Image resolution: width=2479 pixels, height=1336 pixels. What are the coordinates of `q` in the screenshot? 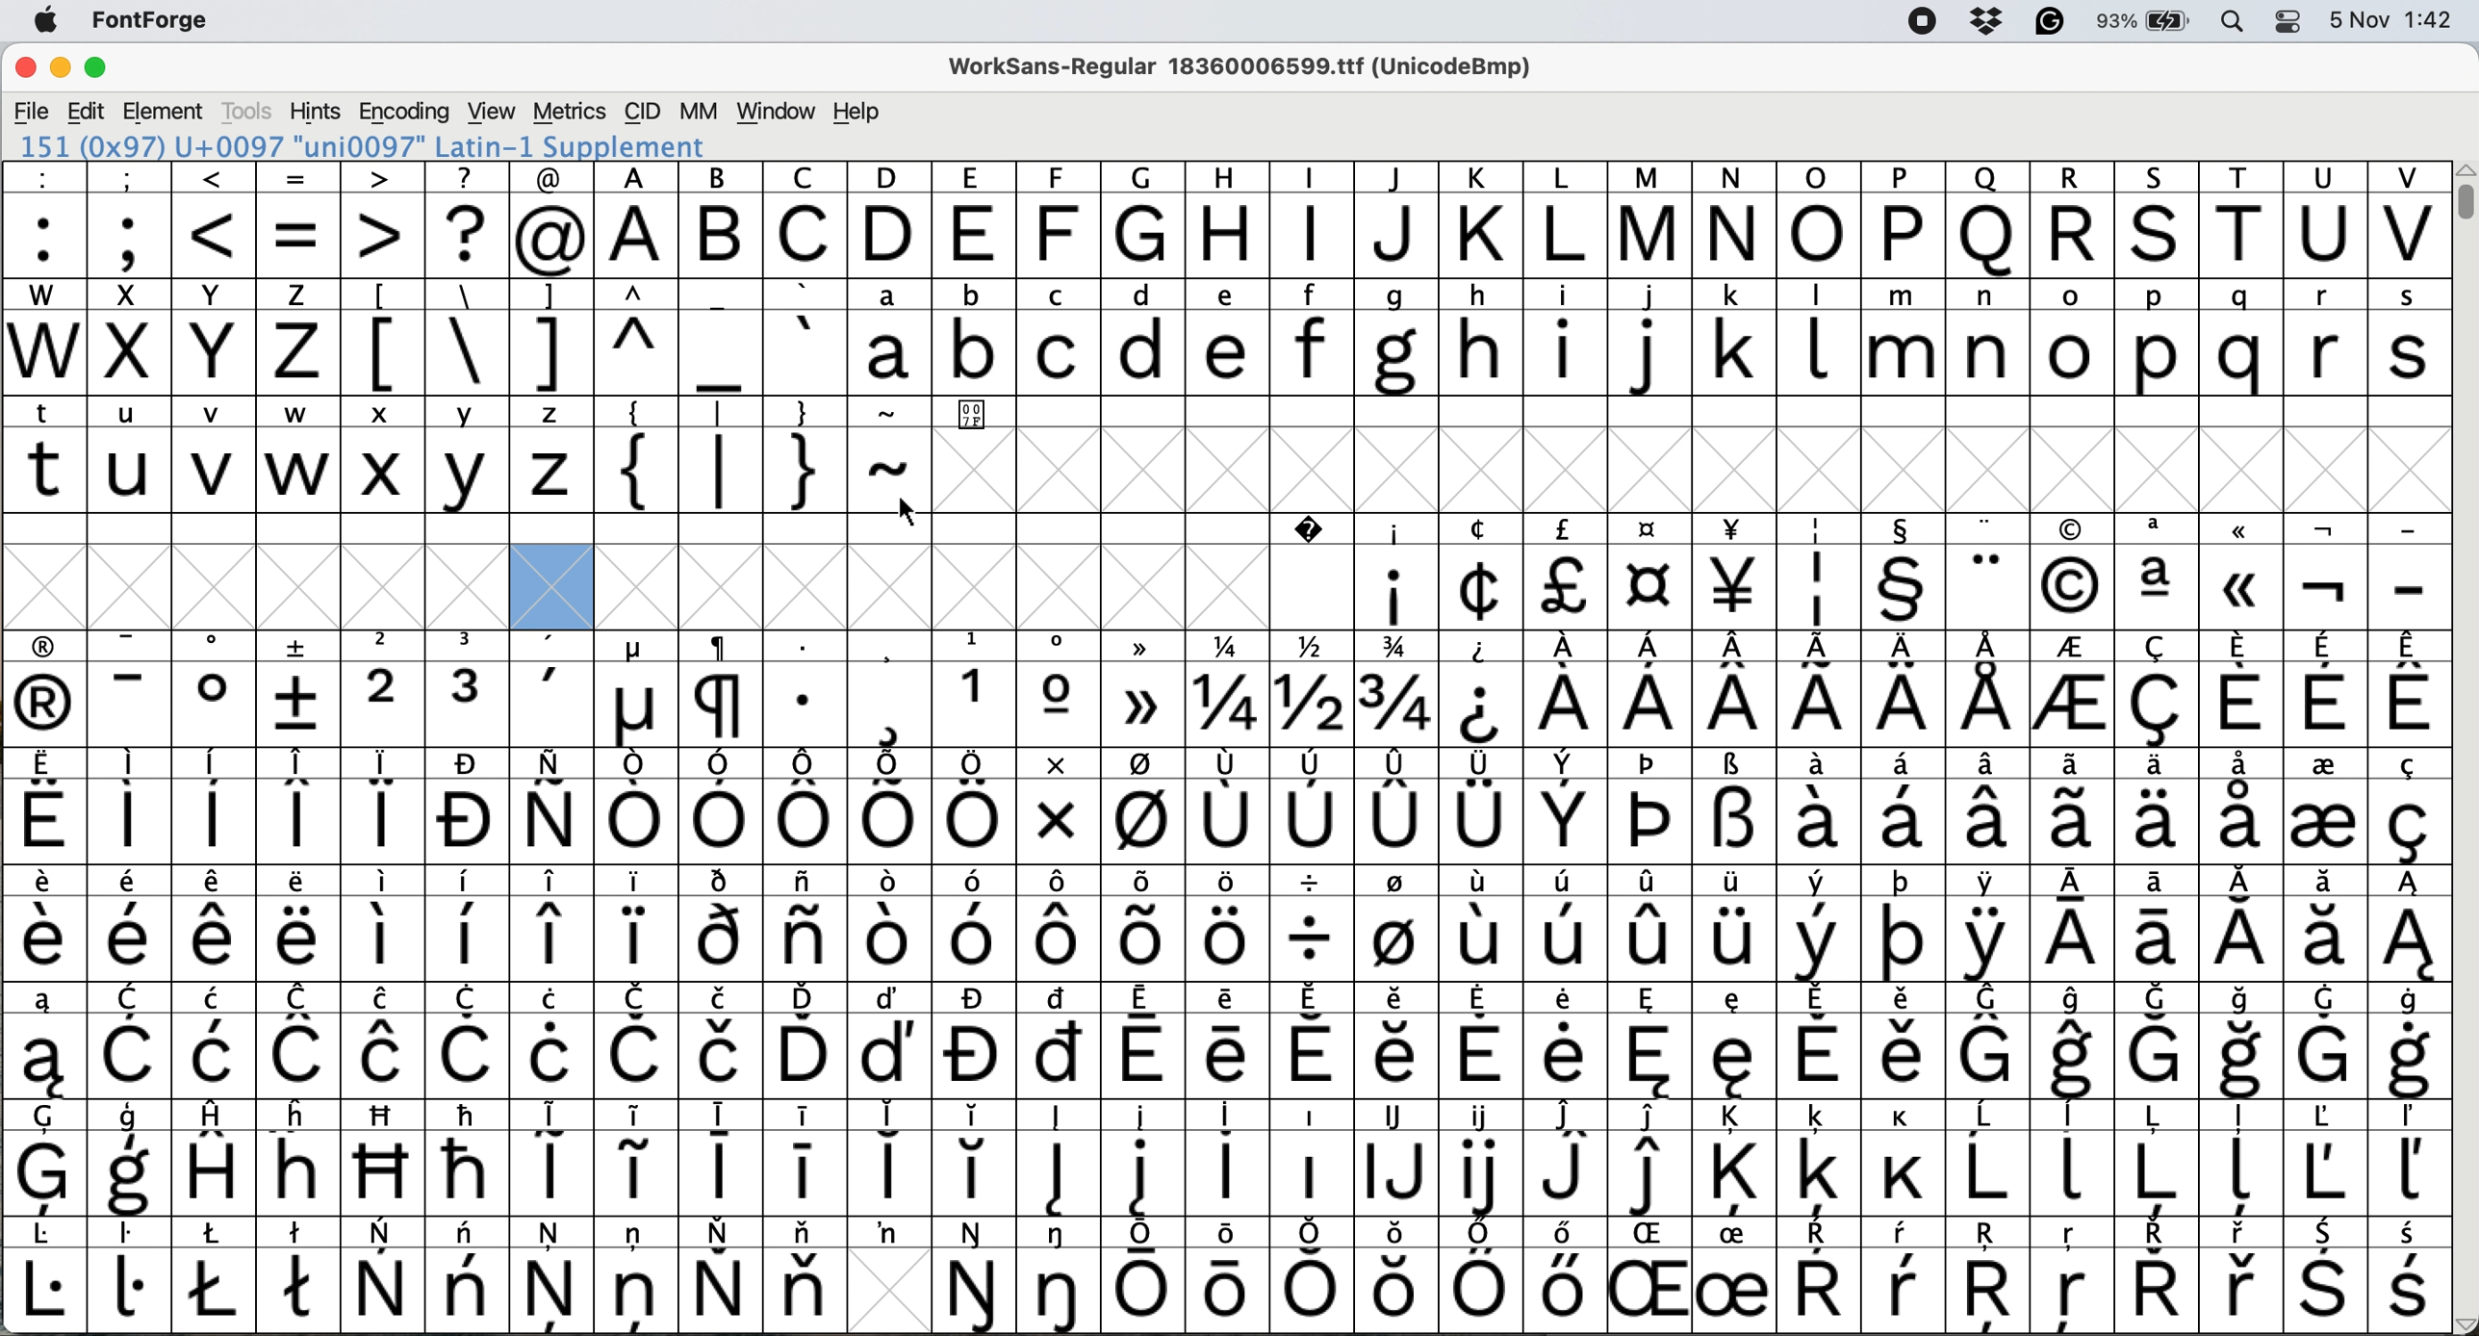 It's located at (2246, 339).